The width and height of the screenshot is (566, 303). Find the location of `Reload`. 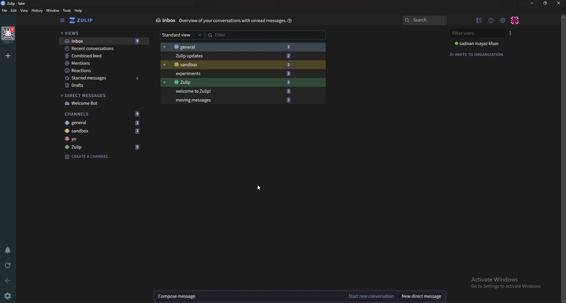

Reload is located at coordinates (9, 265).